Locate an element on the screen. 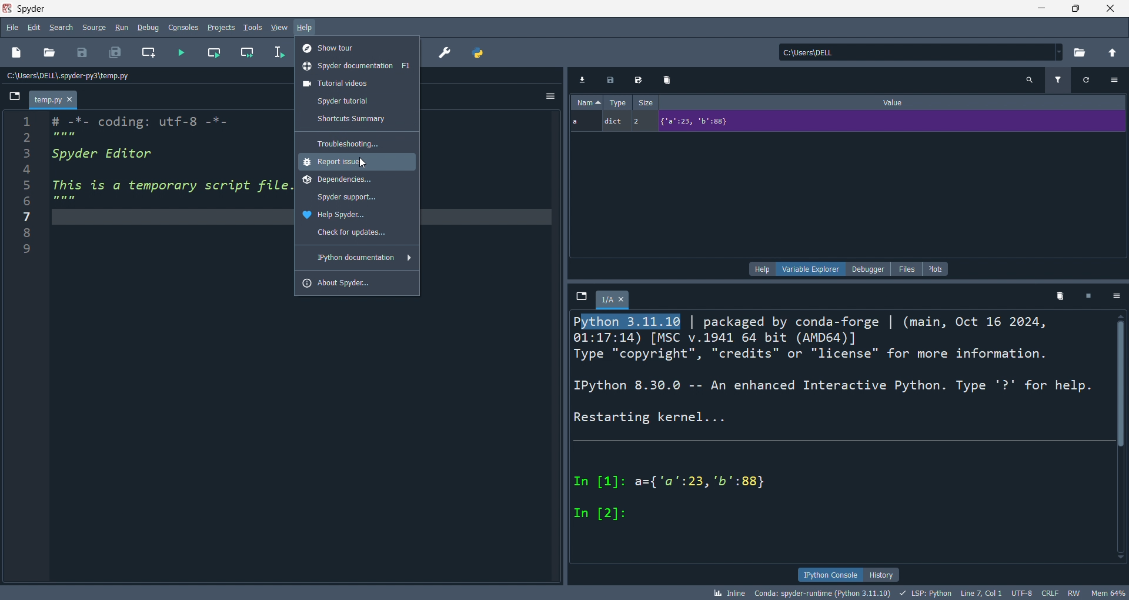  run cell and move is located at coordinates (249, 53).